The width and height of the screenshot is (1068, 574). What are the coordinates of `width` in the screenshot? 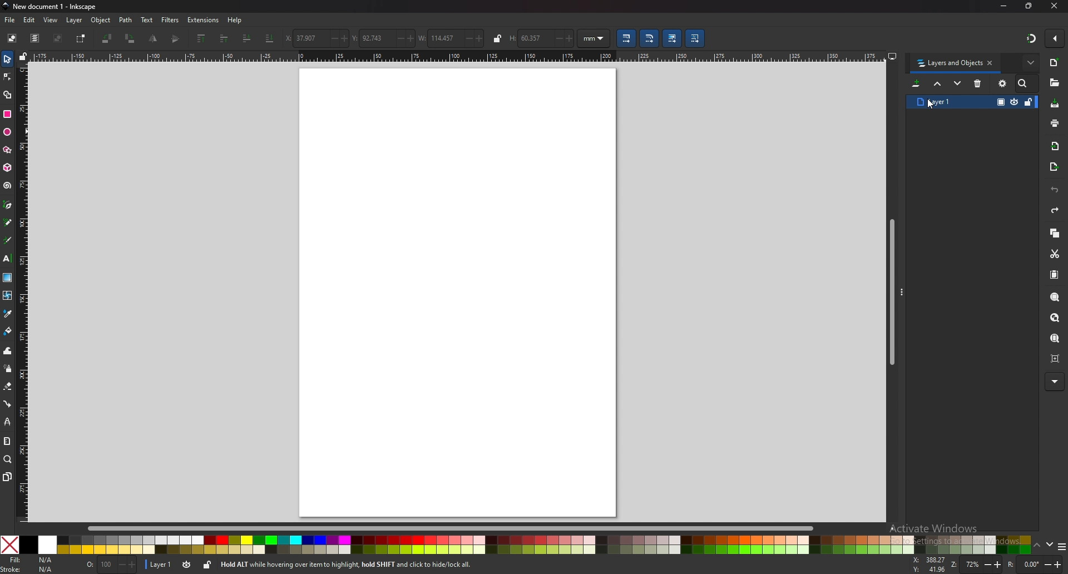 It's located at (438, 39).